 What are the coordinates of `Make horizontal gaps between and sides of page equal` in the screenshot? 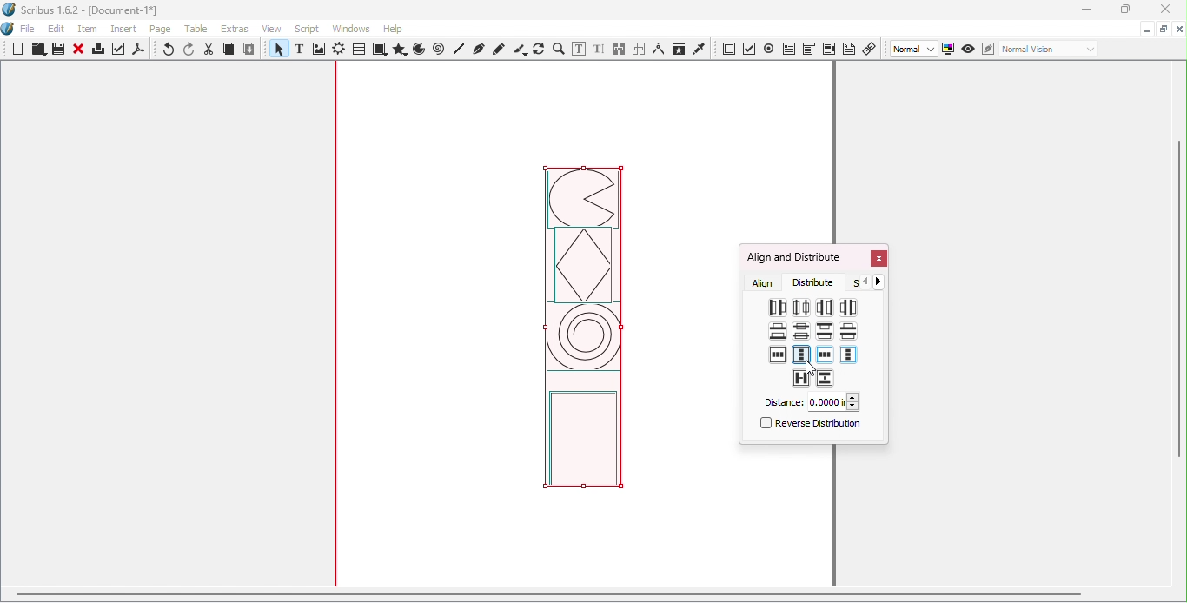 It's located at (779, 355).